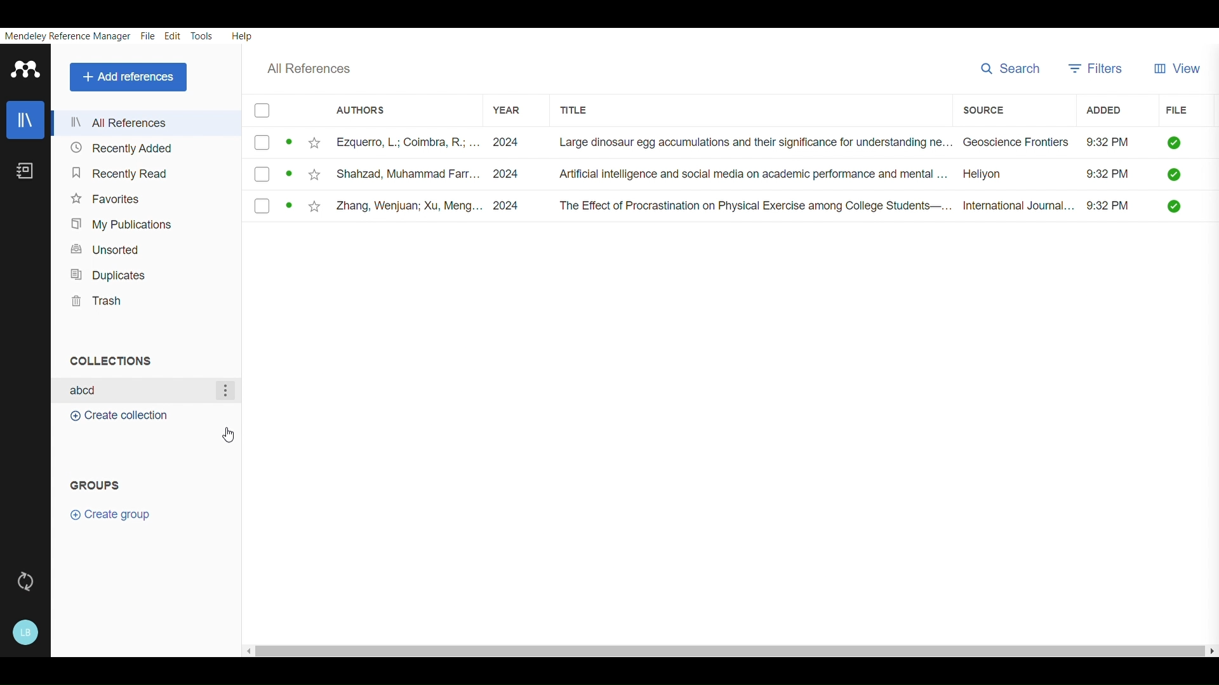  Describe the element at coordinates (231, 434) in the screenshot. I see `Cursor` at that location.